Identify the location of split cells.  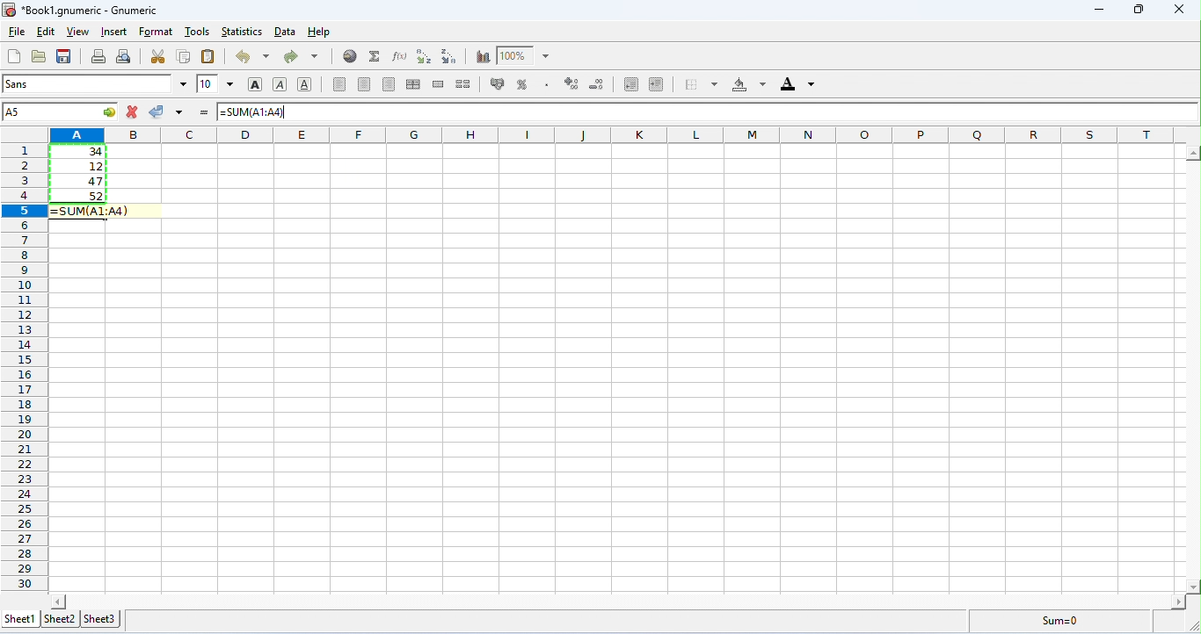
(463, 83).